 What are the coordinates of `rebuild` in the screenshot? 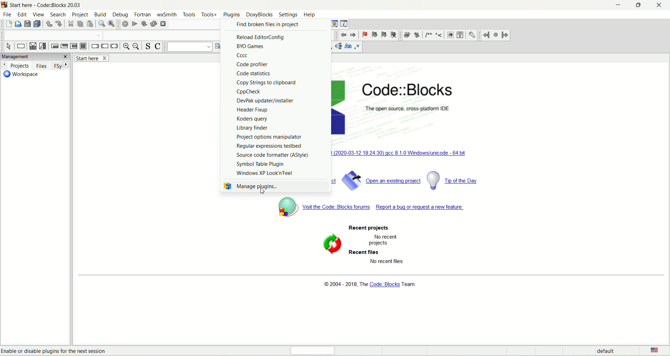 It's located at (154, 24).